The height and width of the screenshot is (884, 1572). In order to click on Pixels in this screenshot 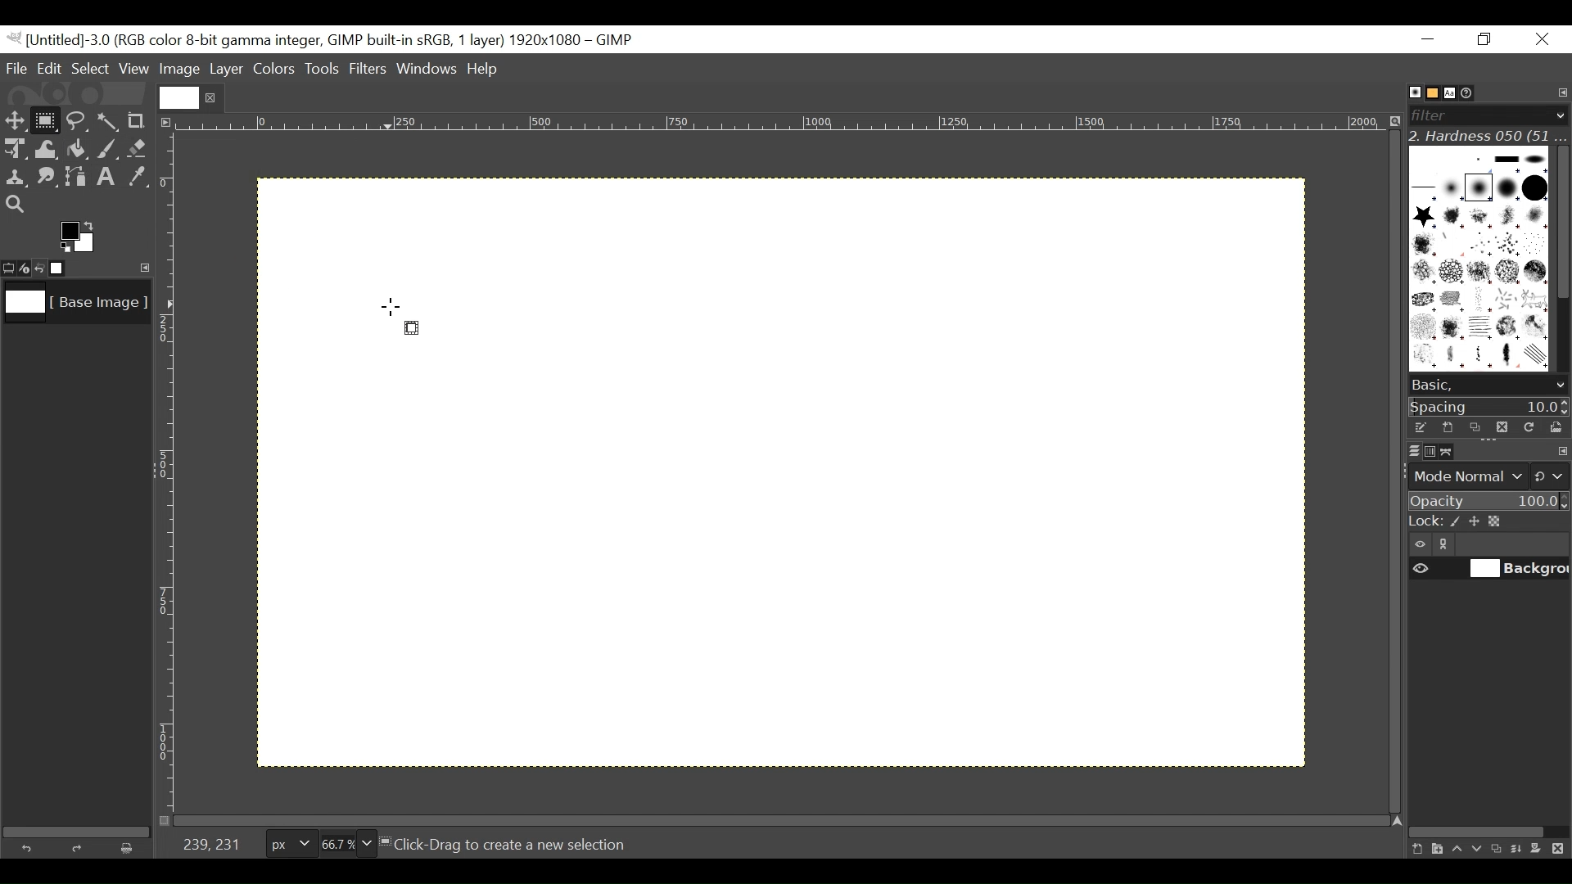, I will do `click(287, 841)`.